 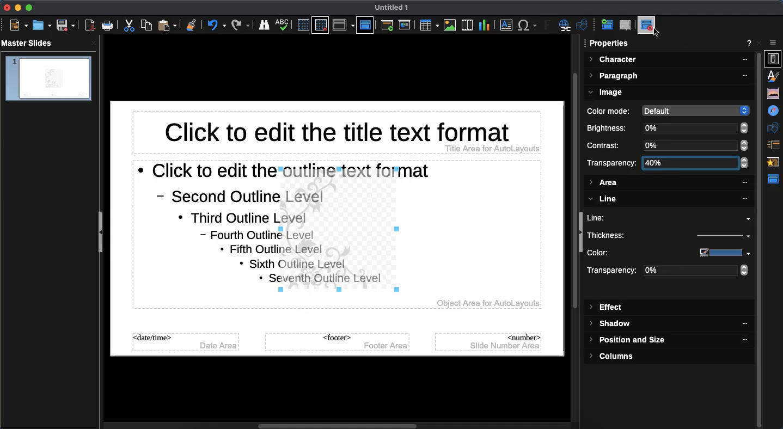 What do you see at coordinates (91, 27) in the screenshot?
I see `Save as PDF` at bounding box center [91, 27].